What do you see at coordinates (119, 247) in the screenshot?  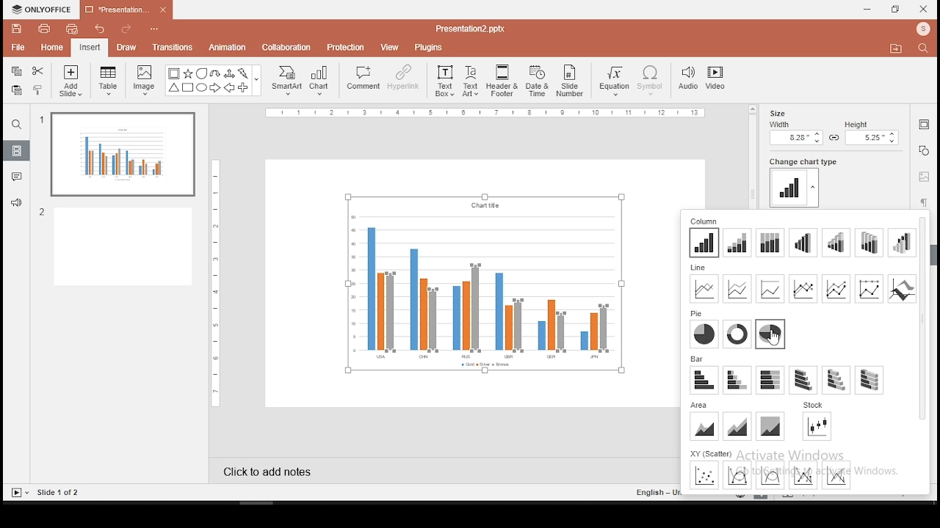 I see `slide 2` at bounding box center [119, 247].